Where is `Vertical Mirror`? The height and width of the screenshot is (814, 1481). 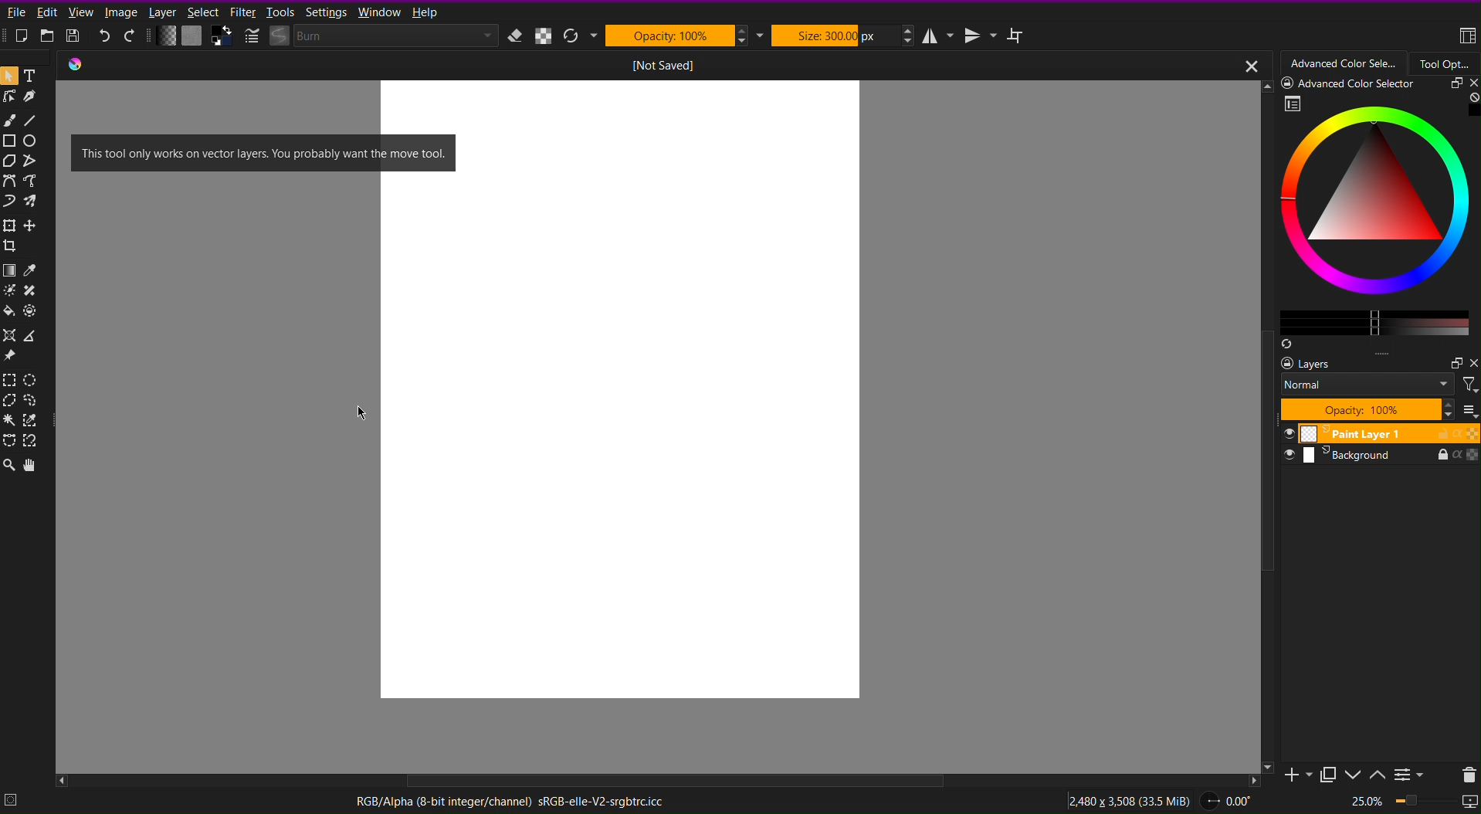
Vertical Mirror is located at coordinates (980, 34).